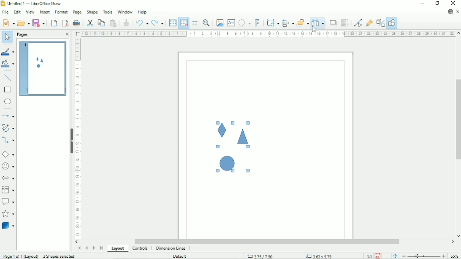  I want to click on Restore down, so click(437, 3).